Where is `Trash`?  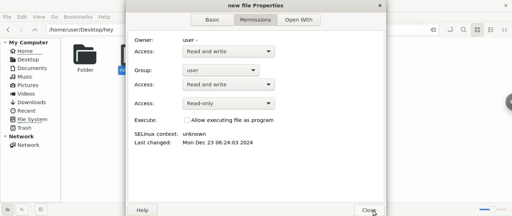 Trash is located at coordinates (22, 128).